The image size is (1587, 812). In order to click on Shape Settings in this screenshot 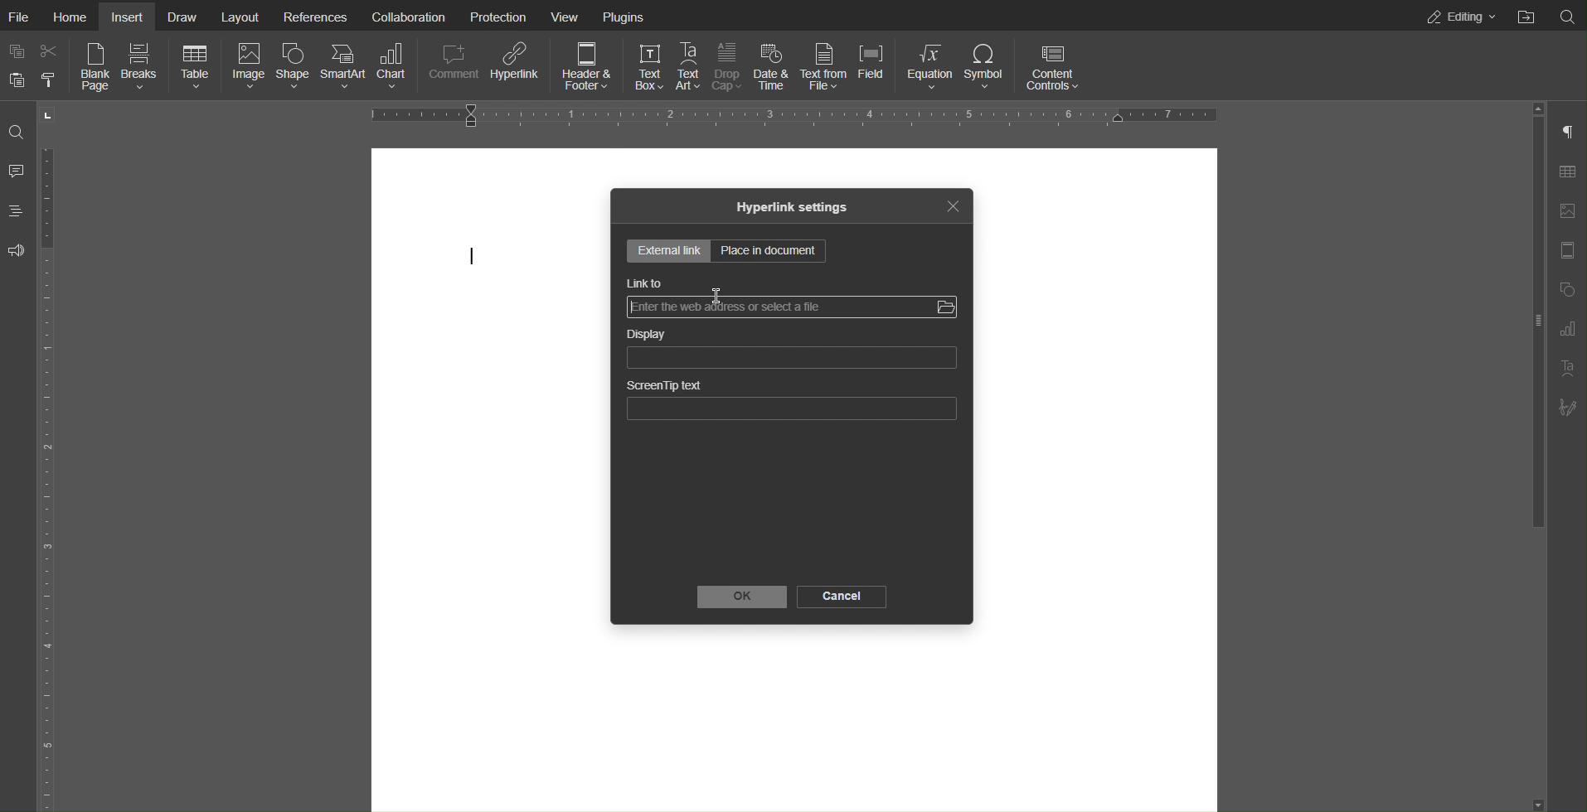, I will do `click(1566, 289)`.